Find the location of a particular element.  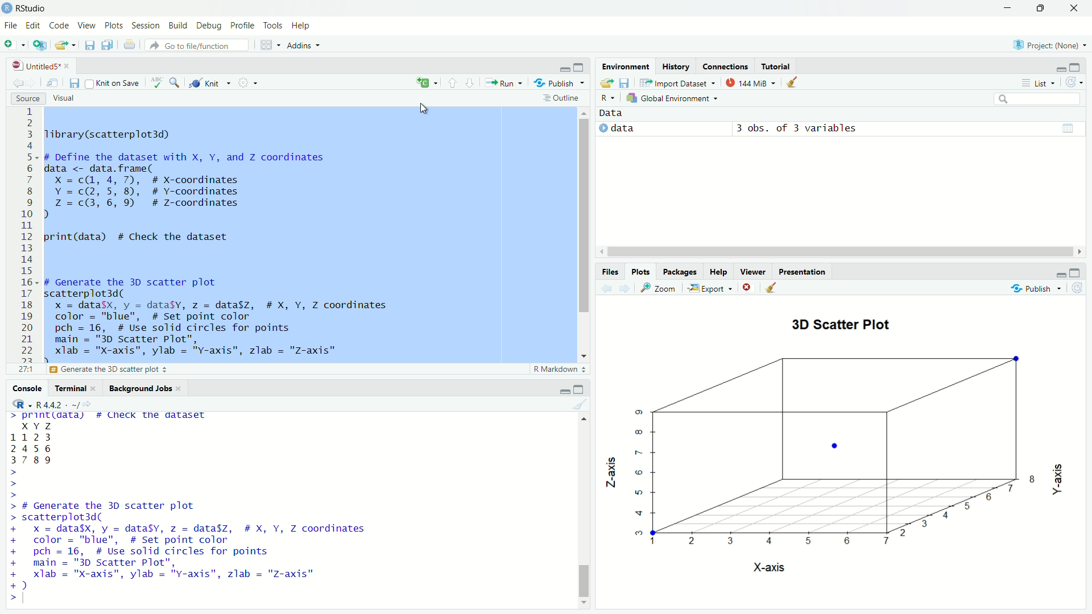

minimize is located at coordinates (1054, 67).